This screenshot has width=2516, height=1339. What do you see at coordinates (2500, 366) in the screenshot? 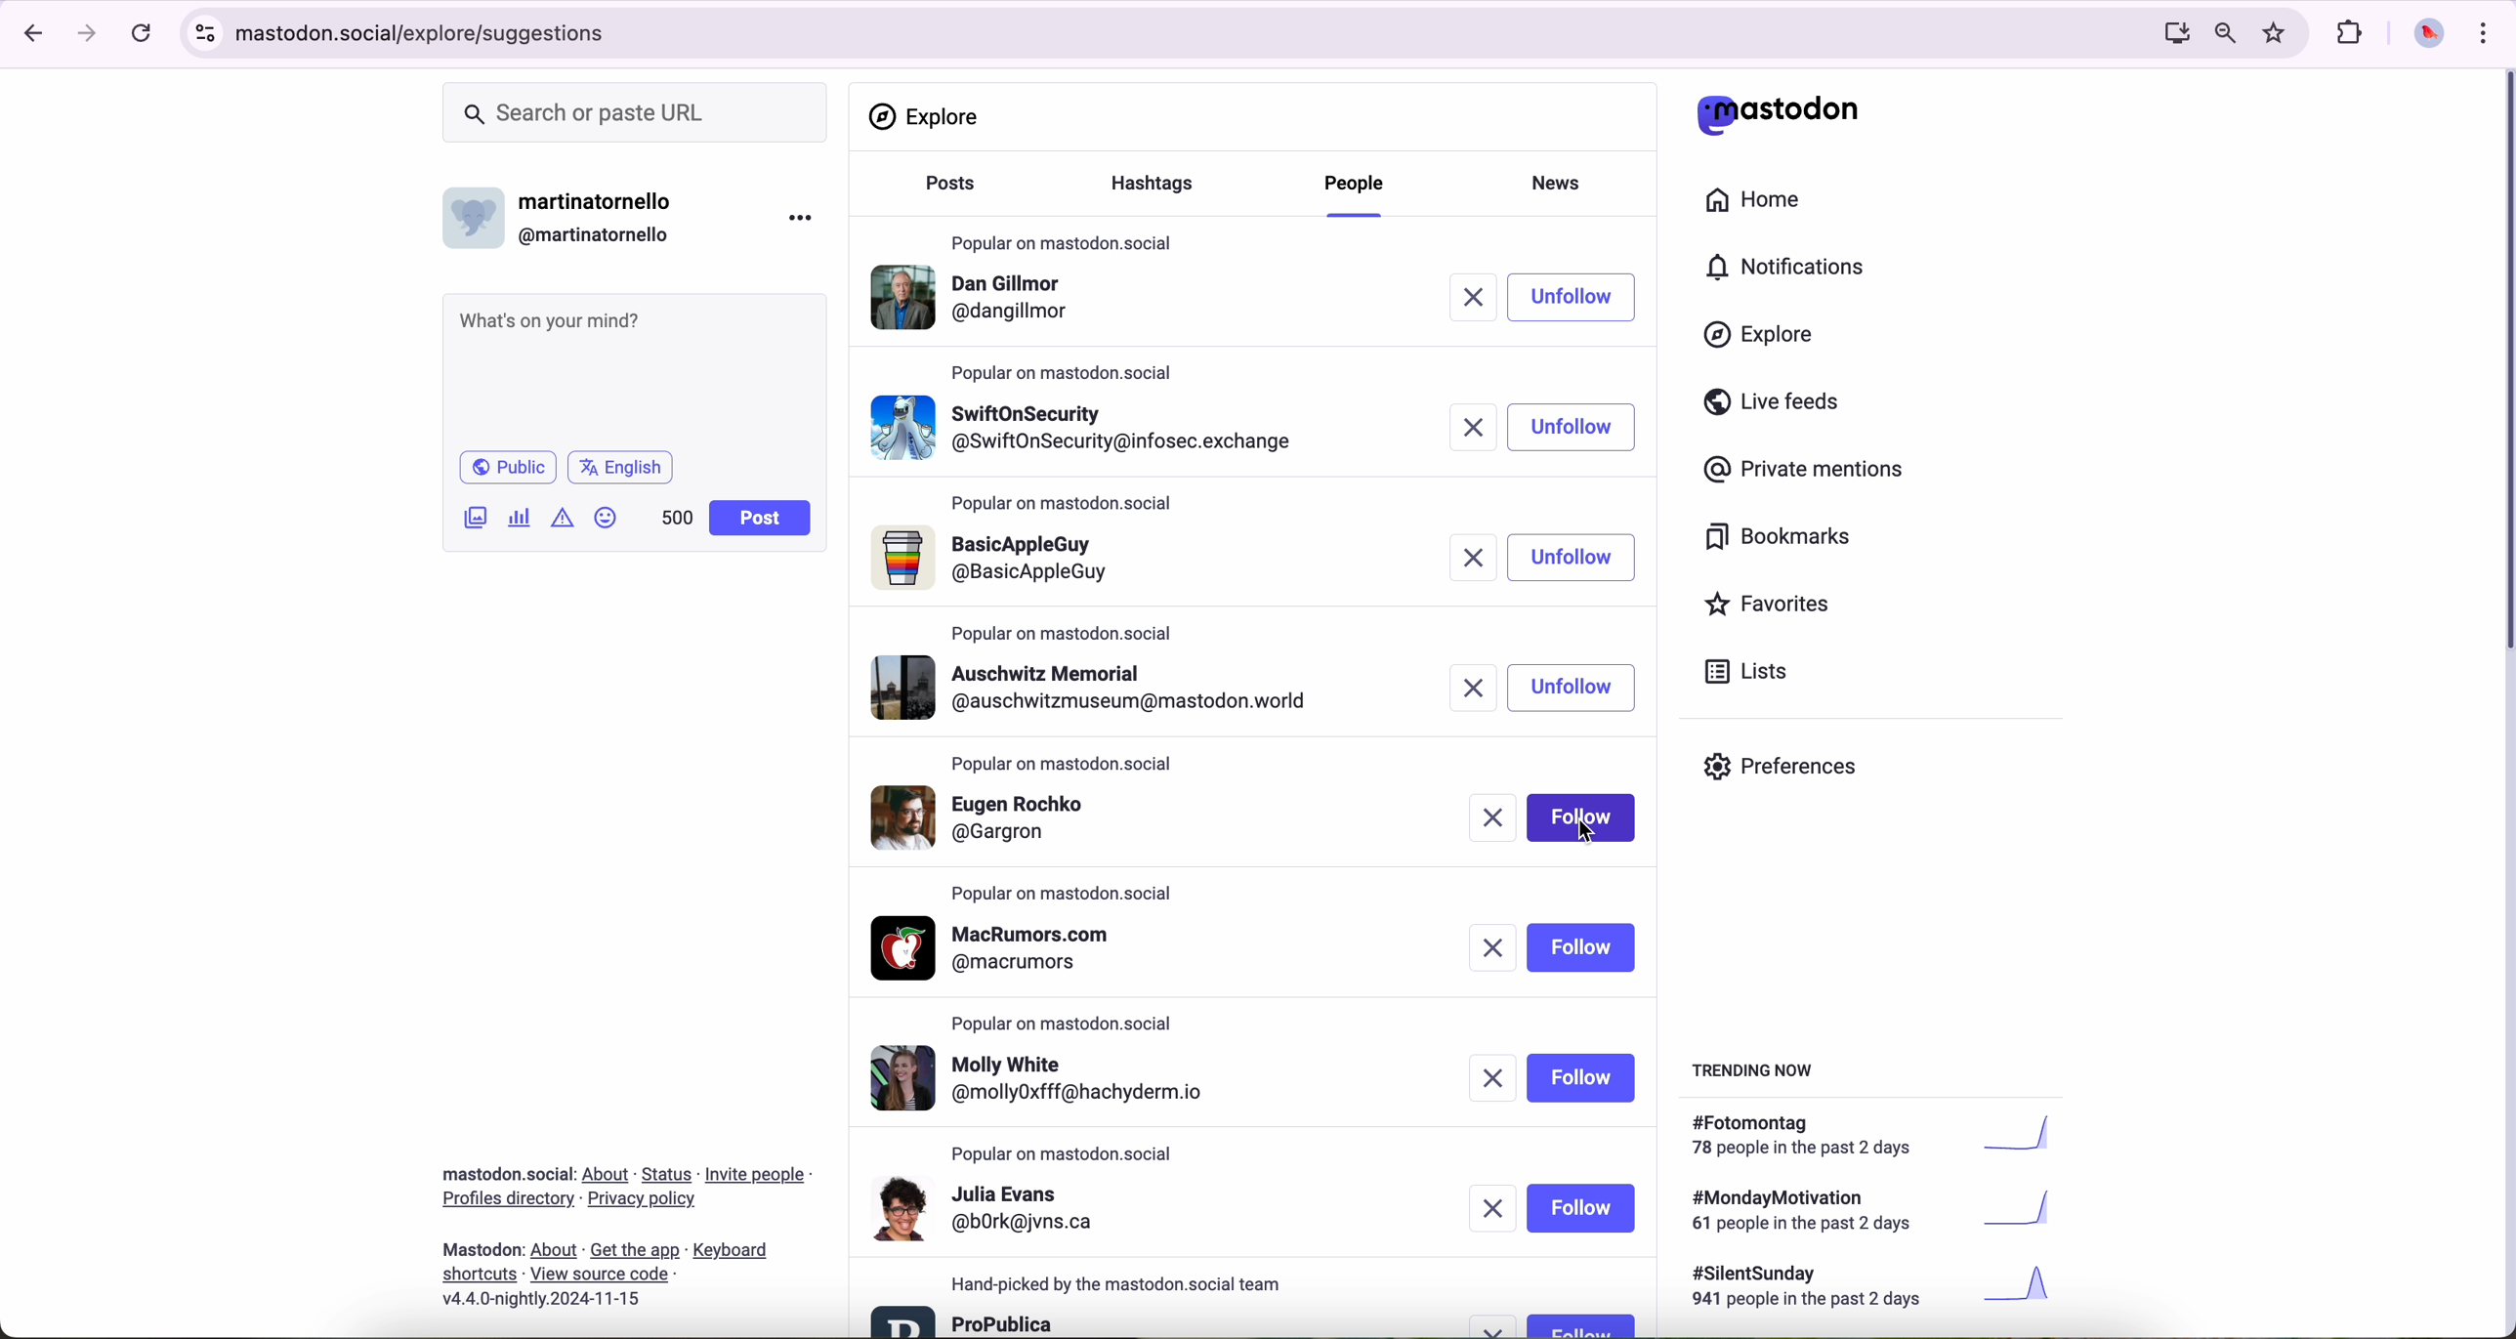
I see `scroll bar` at bounding box center [2500, 366].